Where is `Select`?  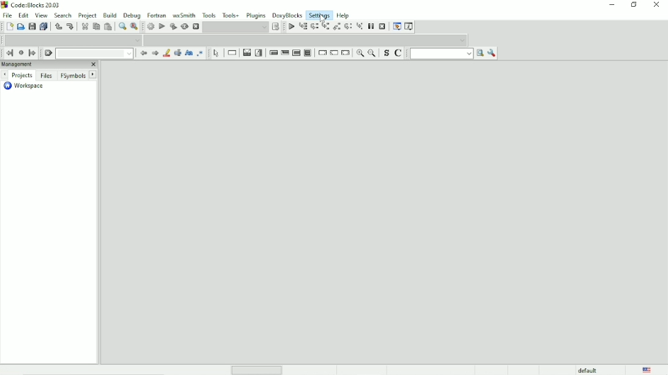 Select is located at coordinates (217, 54).